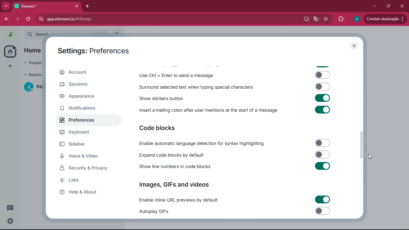 Image resolution: width=409 pixels, height=230 pixels. I want to click on Surround selected text when typing special characters, so click(234, 87).